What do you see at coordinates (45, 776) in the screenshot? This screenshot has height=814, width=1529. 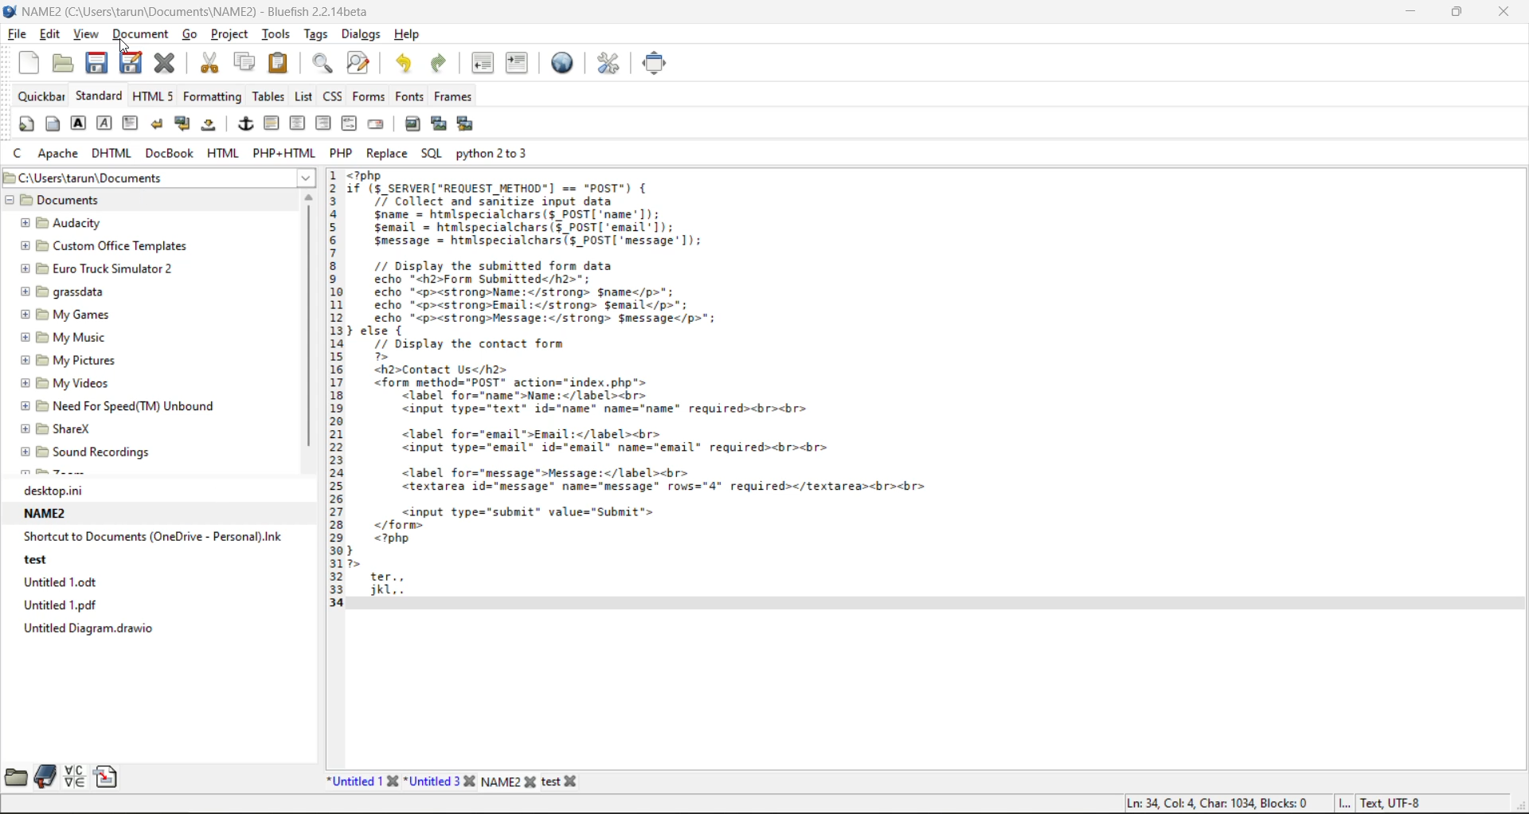 I see `bookmarks` at bounding box center [45, 776].